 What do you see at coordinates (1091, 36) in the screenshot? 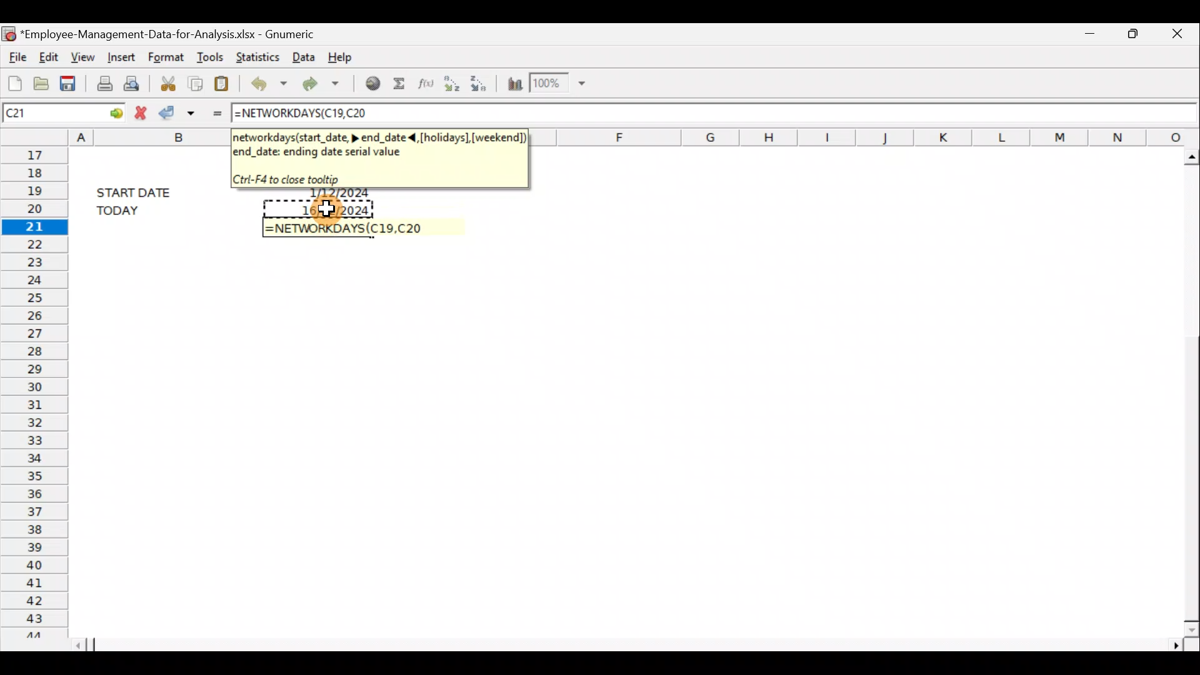
I see `Minimize` at bounding box center [1091, 36].